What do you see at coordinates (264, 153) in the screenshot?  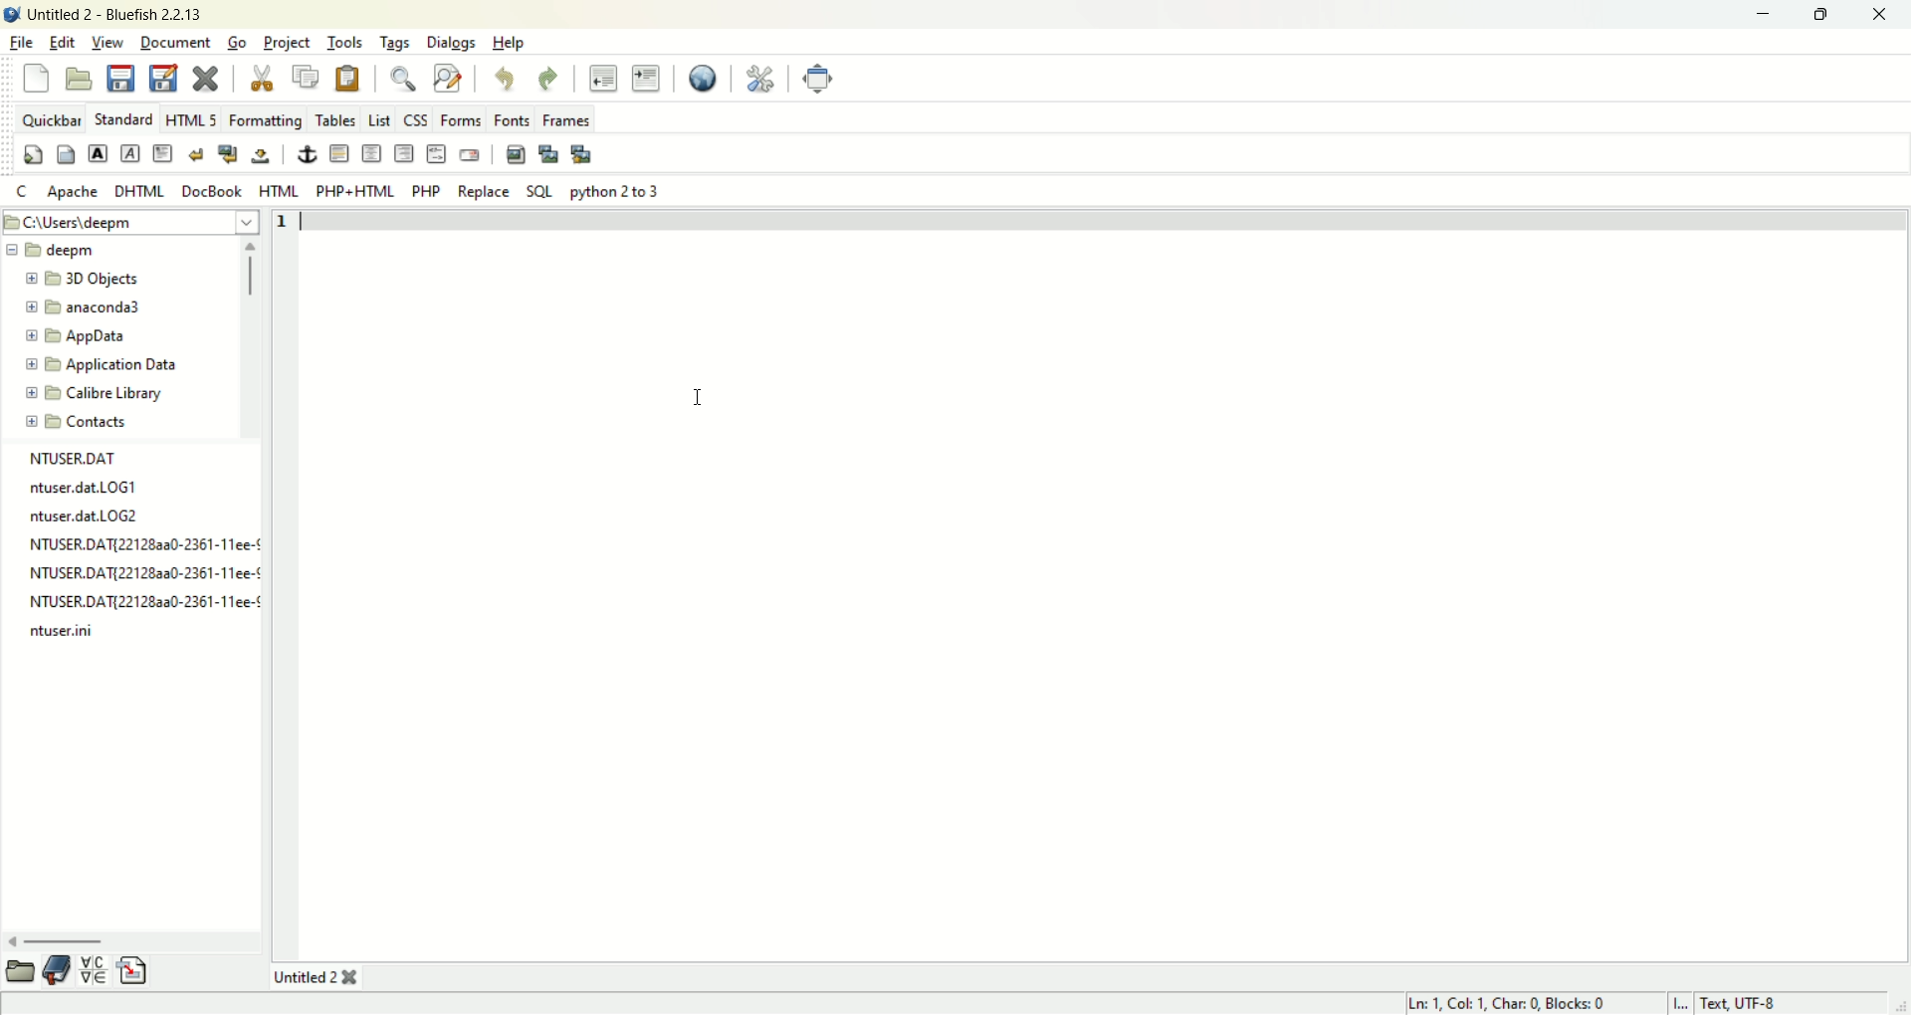 I see `non breaking space` at bounding box center [264, 153].